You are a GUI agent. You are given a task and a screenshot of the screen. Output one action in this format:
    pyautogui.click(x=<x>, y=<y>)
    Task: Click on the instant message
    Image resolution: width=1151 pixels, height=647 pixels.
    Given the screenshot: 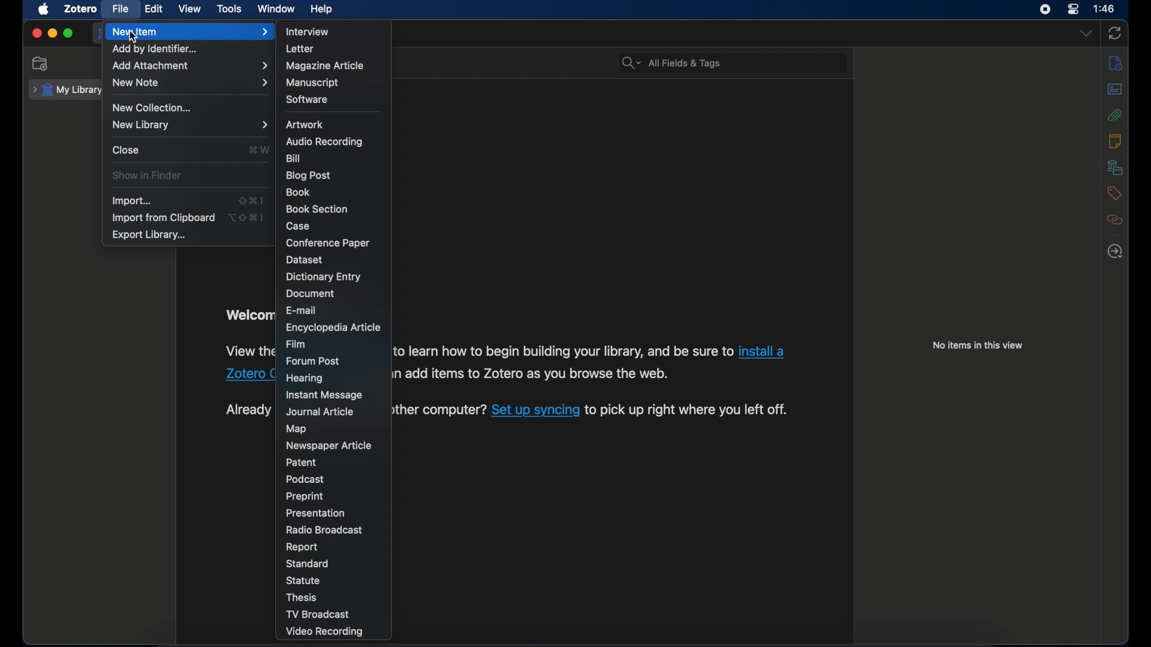 What is the action you would take?
    pyautogui.click(x=323, y=395)
    